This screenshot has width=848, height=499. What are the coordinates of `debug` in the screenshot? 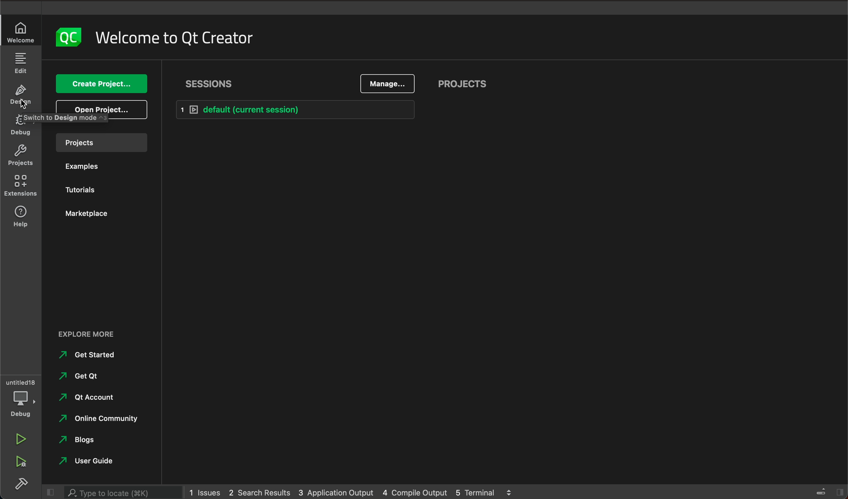 It's located at (22, 405).